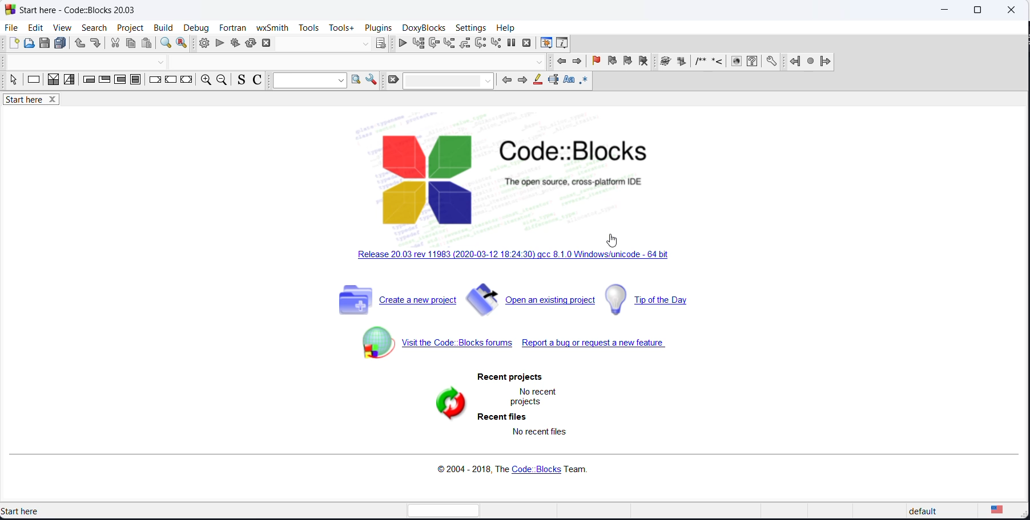 Image resolution: width=1030 pixels, height=520 pixels. I want to click on build, so click(204, 43).